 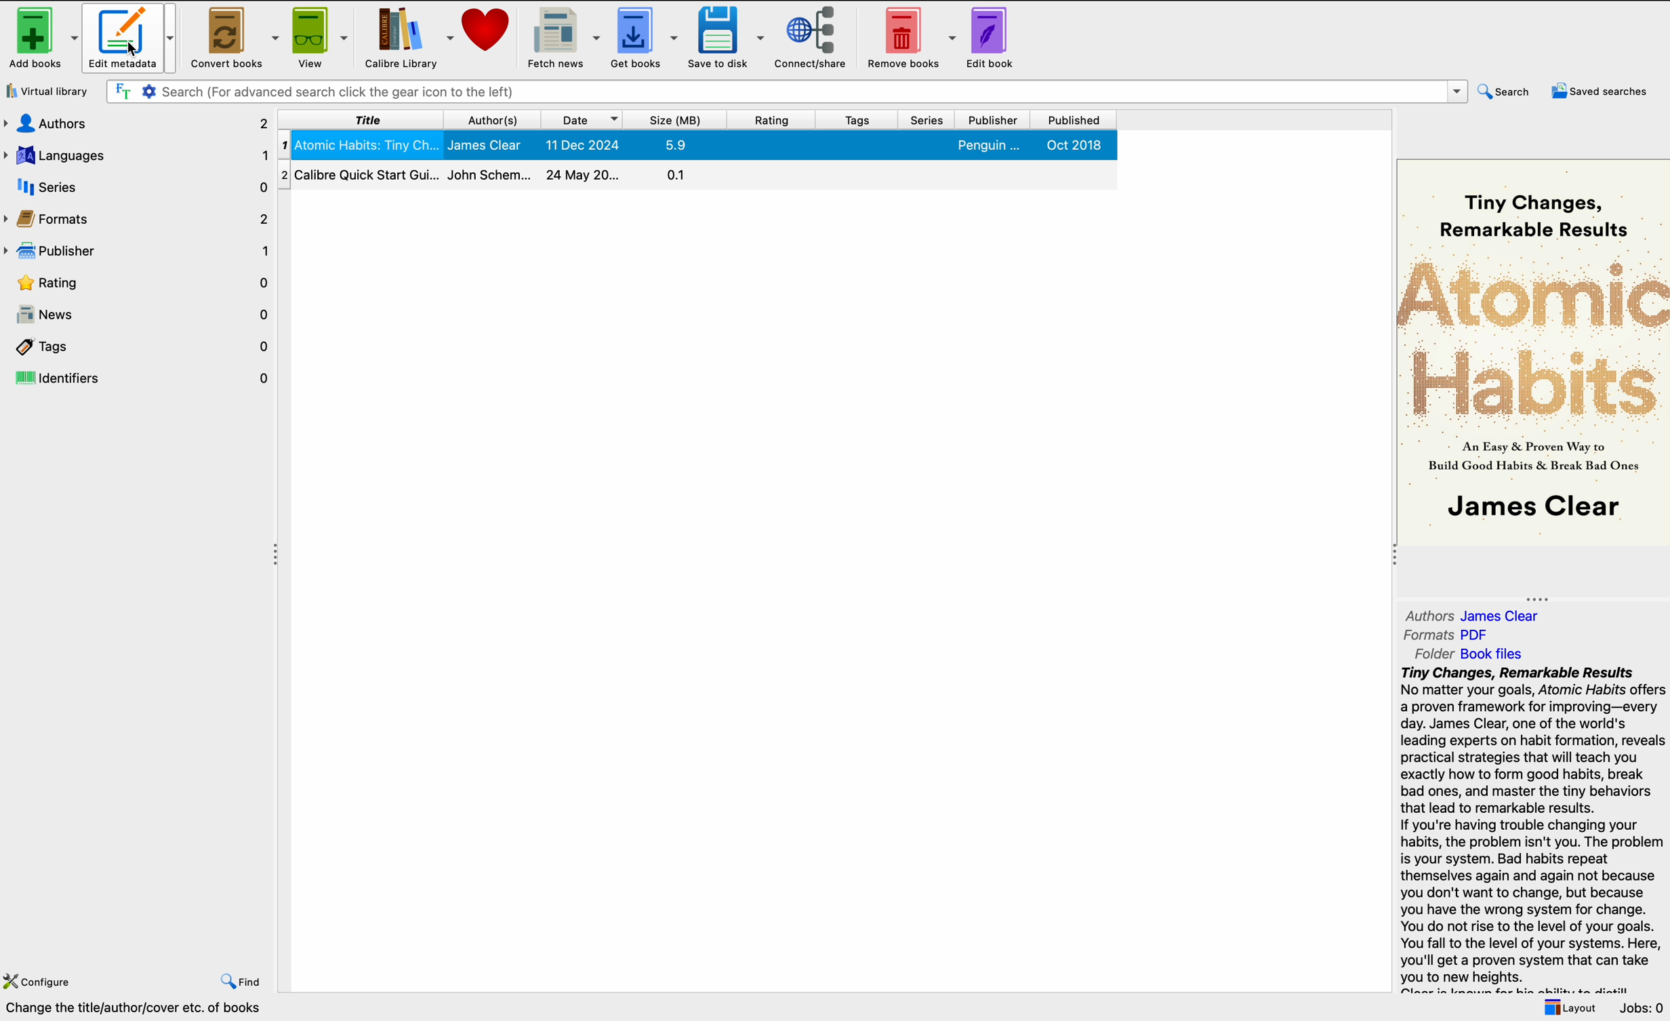 I want to click on click on metadata, so click(x=129, y=39).